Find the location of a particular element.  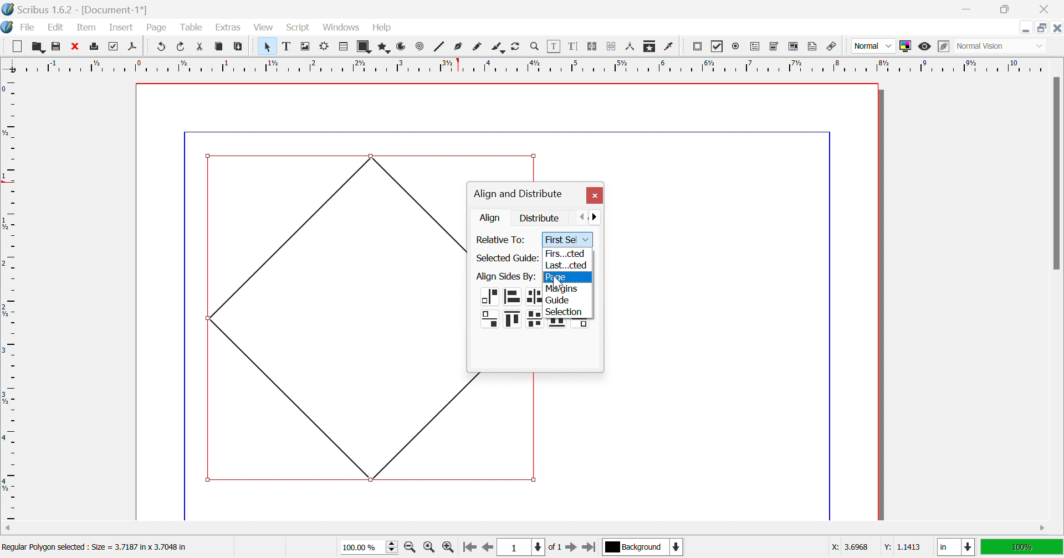

Polygon is located at coordinates (385, 48).